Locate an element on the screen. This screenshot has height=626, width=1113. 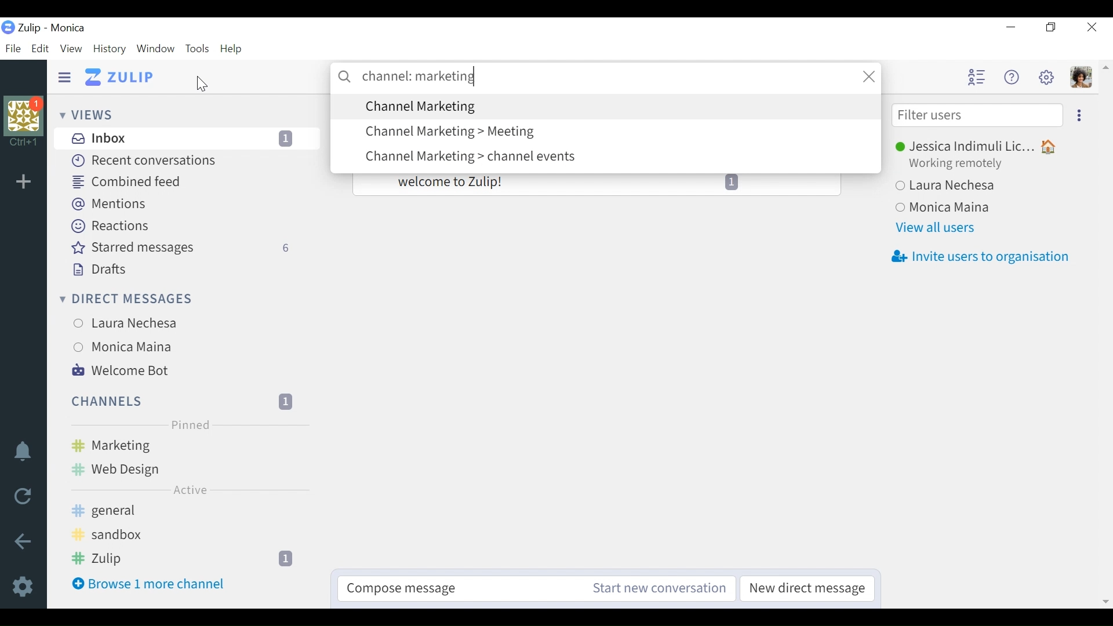
Direct messages dropdown is located at coordinates (123, 300).